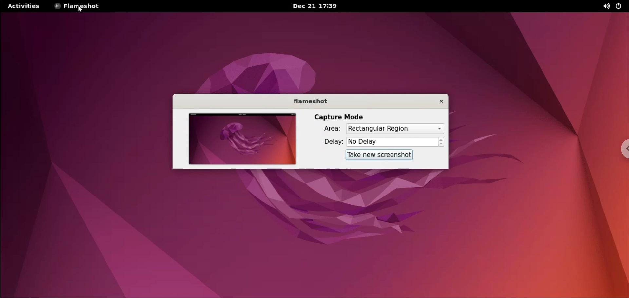  Describe the element at coordinates (376, 155) in the screenshot. I see `take new screenshot` at that location.